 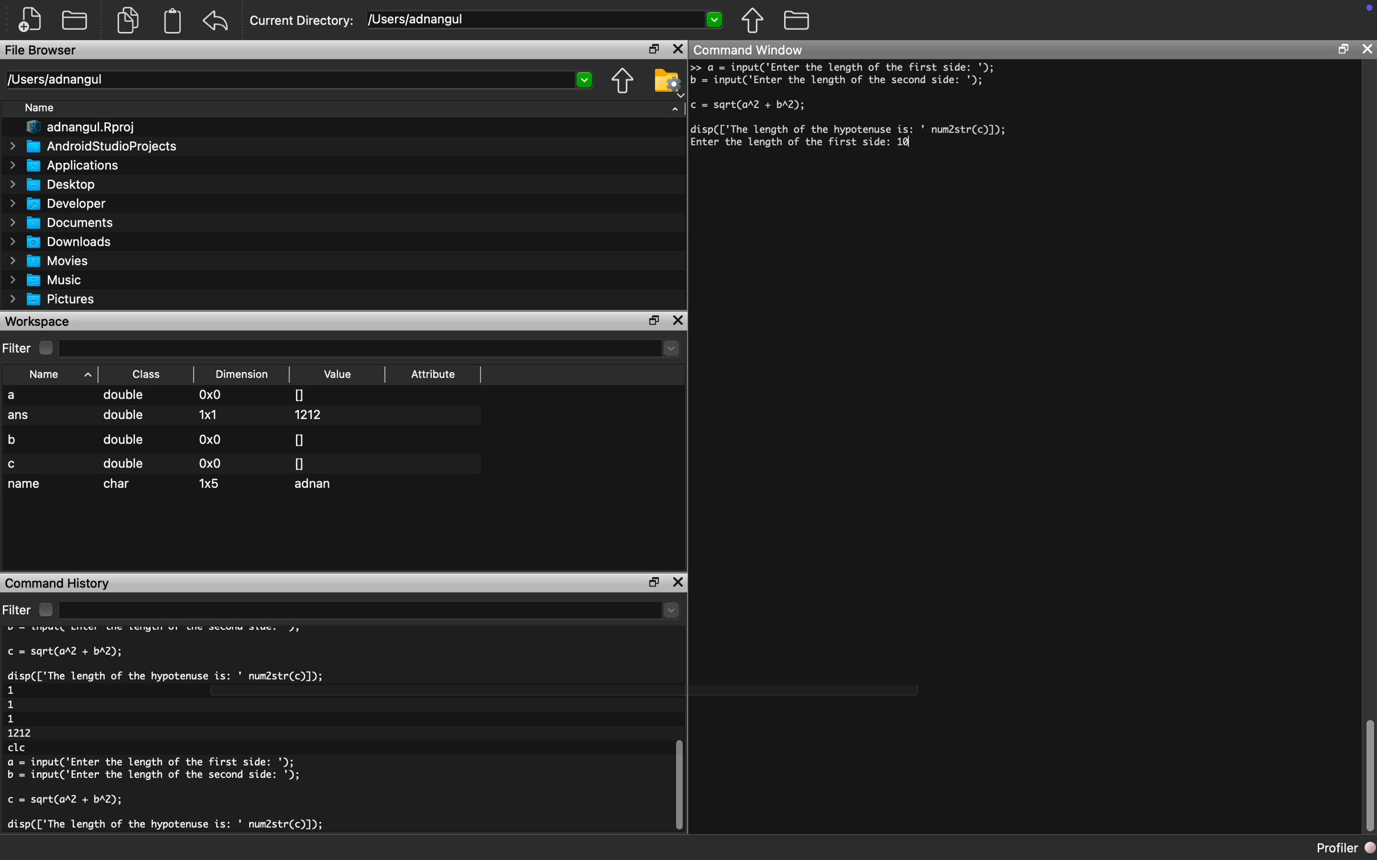 What do you see at coordinates (667, 81) in the screenshot?
I see `folder settings` at bounding box center [667, 81].